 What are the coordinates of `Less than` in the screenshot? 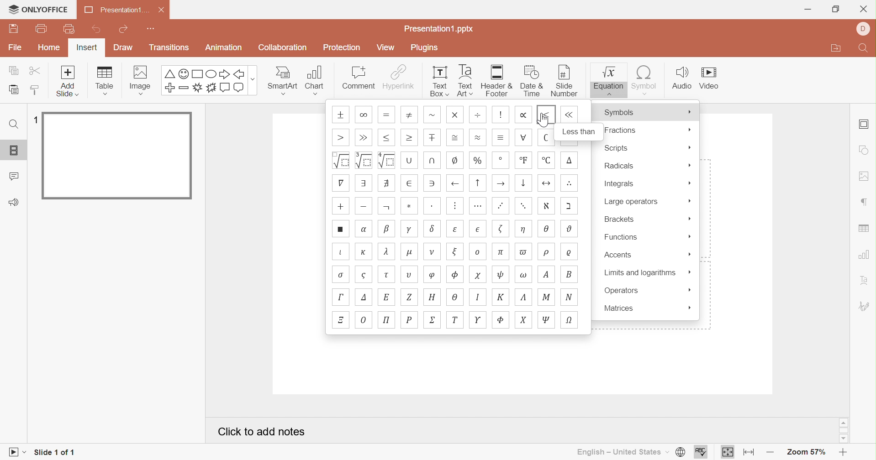 It's located at (576, 134).